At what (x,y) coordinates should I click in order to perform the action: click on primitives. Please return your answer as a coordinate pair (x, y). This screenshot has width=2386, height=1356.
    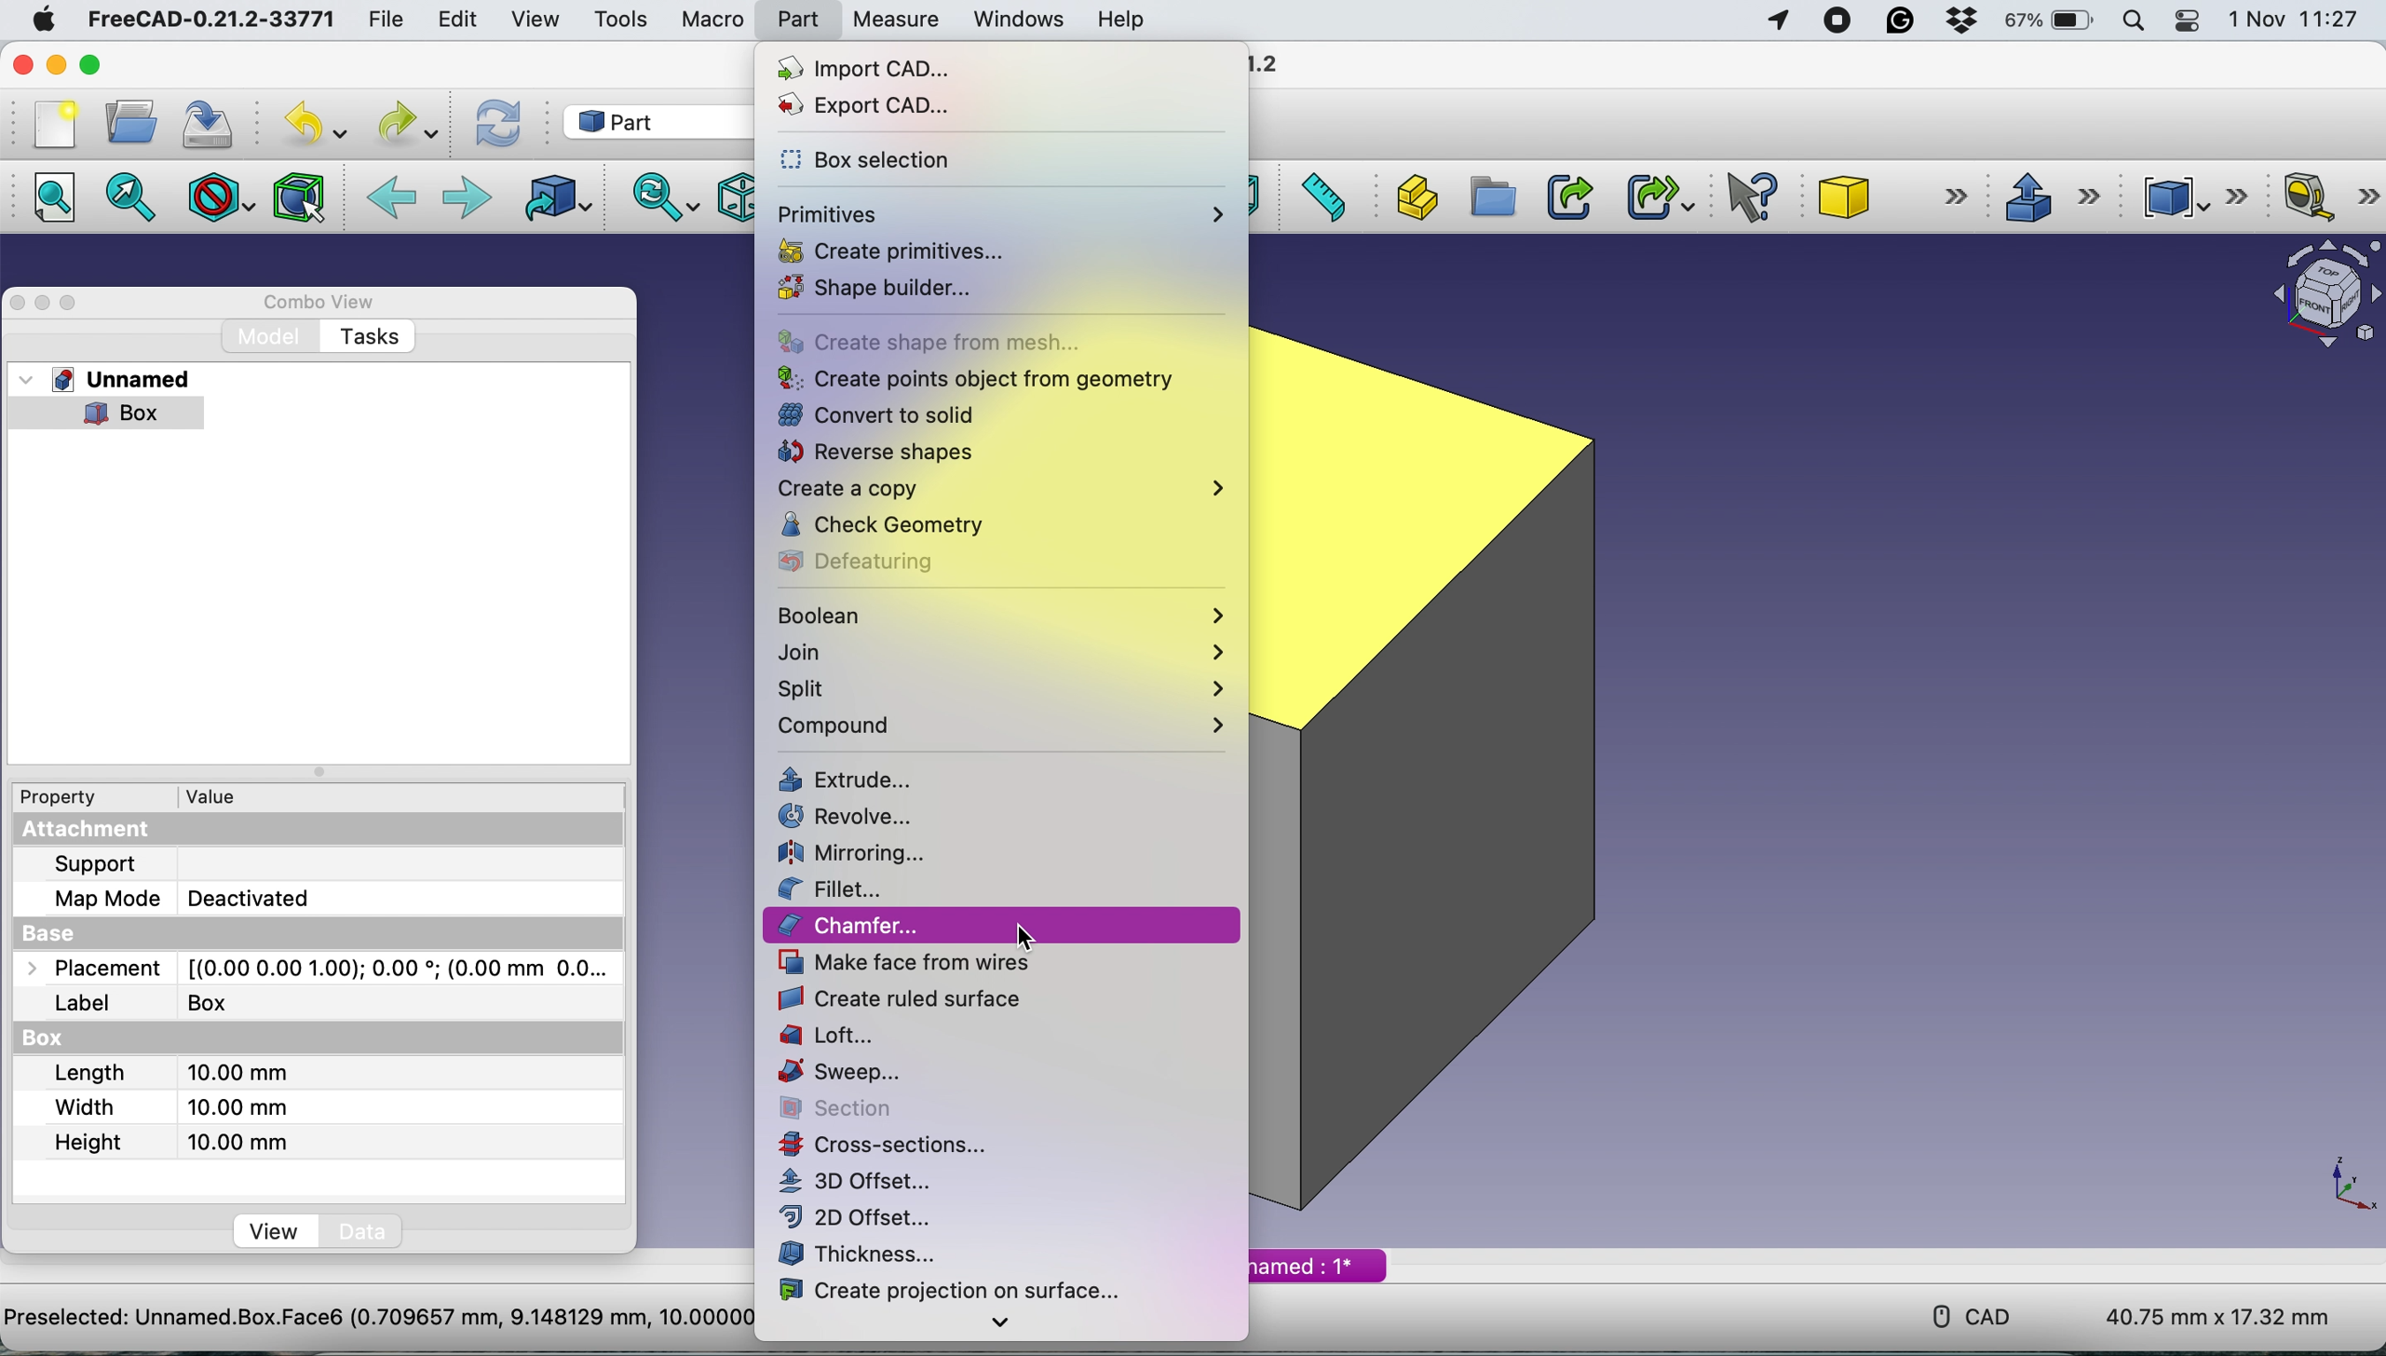
    Looking at the image, I should click on (1007, 215).